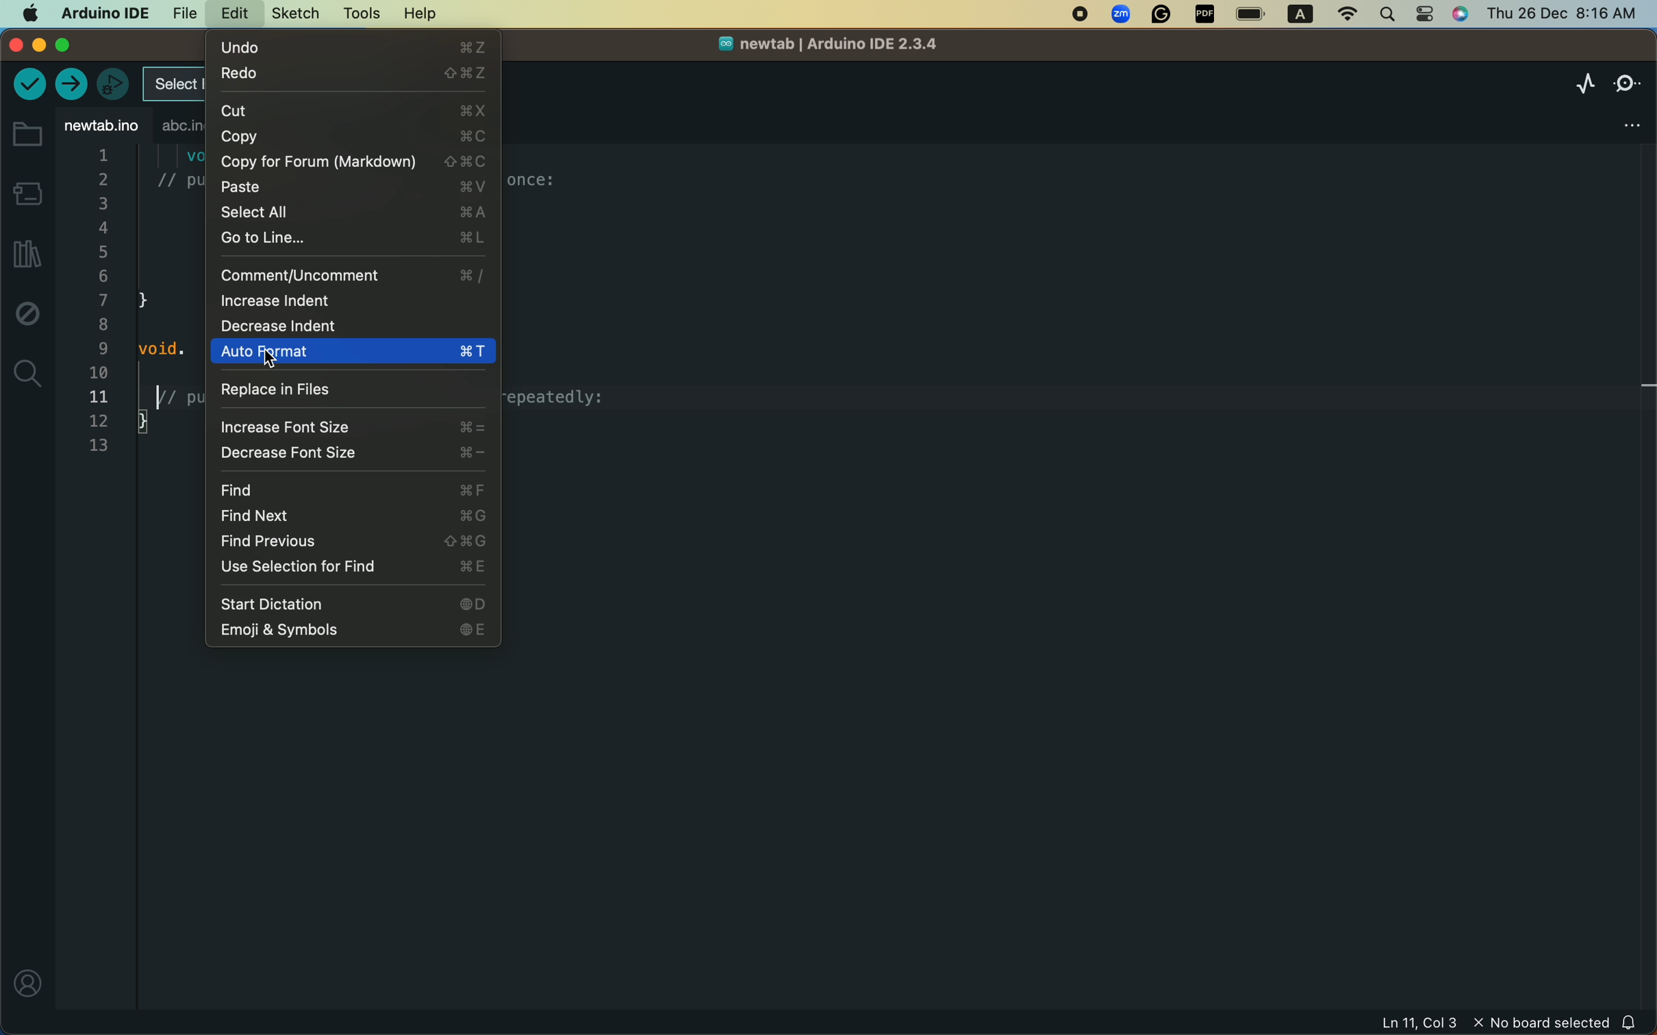 The width and height of the screenshot is (1657, 1035). What do you see at coordinates (351, 429) in the screenshot?
I see `increase size` at bounding box center [351, 429].